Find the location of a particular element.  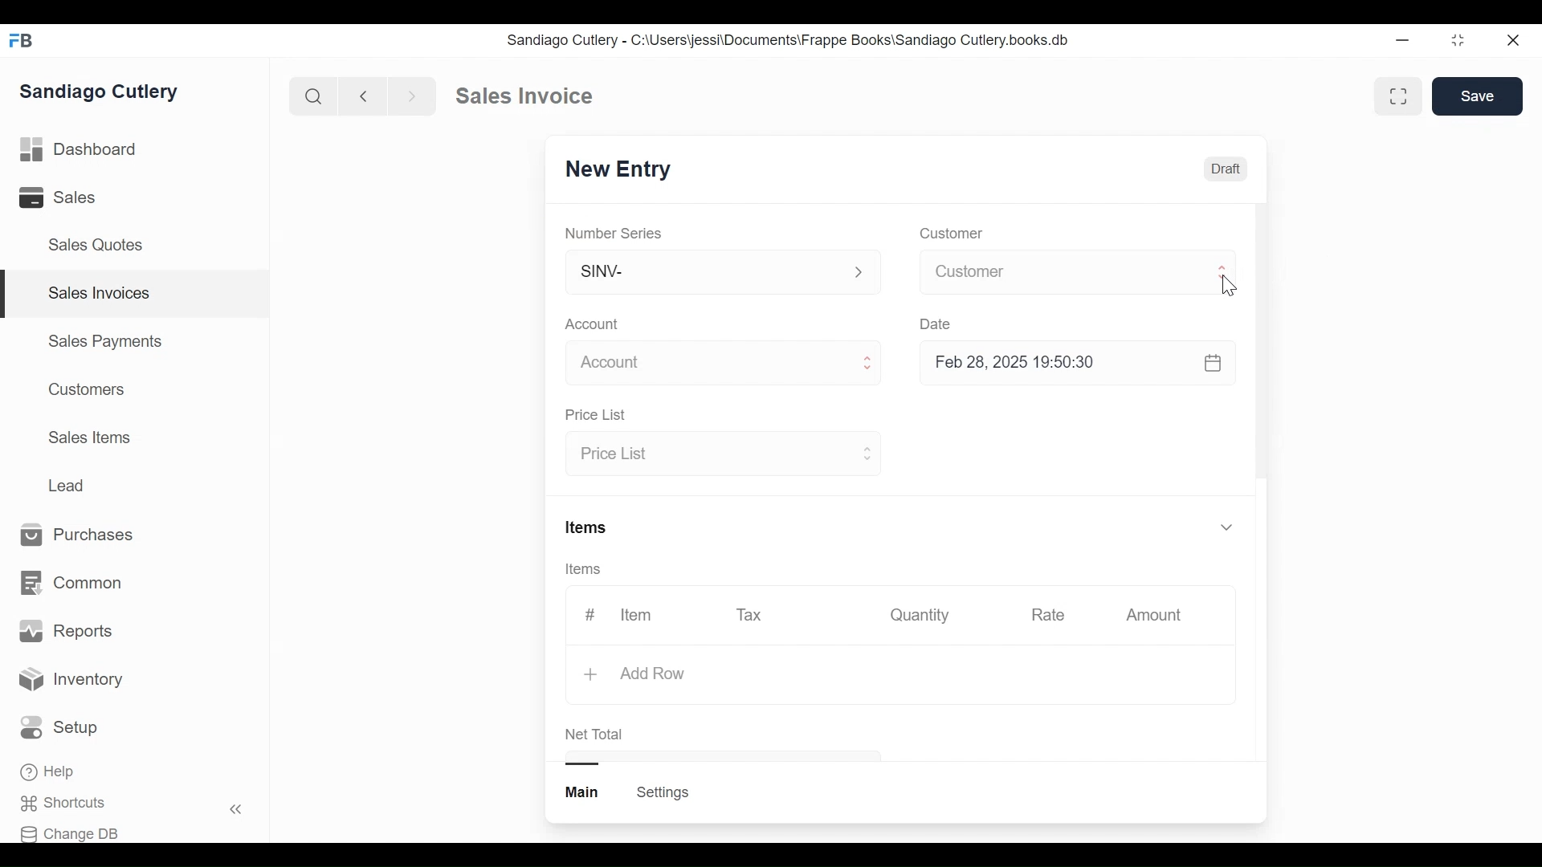

Sales Invoice is located at coordinates (524, 96).